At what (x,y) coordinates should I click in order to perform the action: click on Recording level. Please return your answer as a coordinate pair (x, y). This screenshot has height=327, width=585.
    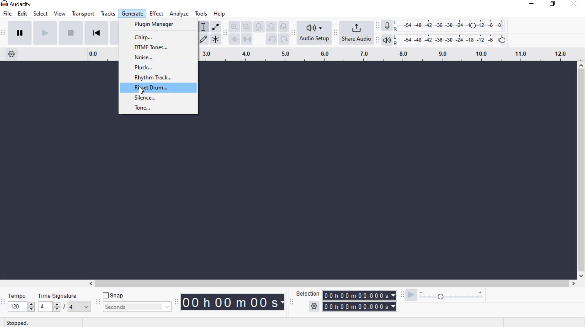
    Looking at the image, I should click on (452, 24).